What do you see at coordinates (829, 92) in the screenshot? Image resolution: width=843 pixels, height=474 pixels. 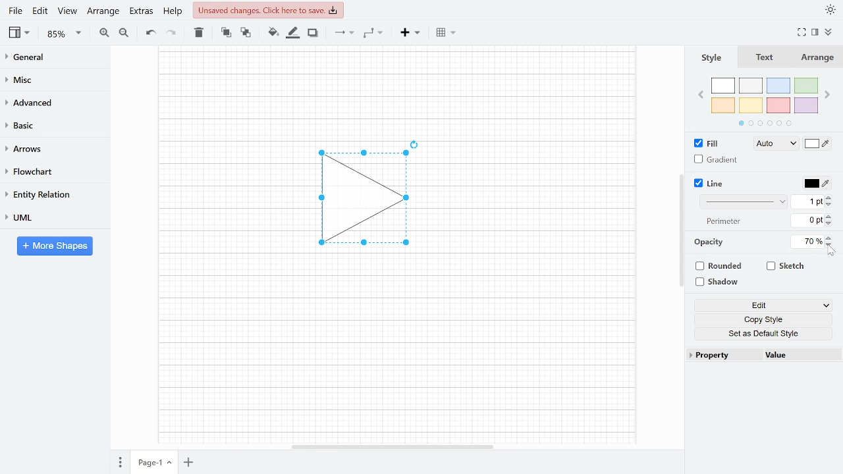 I see `Next` at bounding box center [829, 92].